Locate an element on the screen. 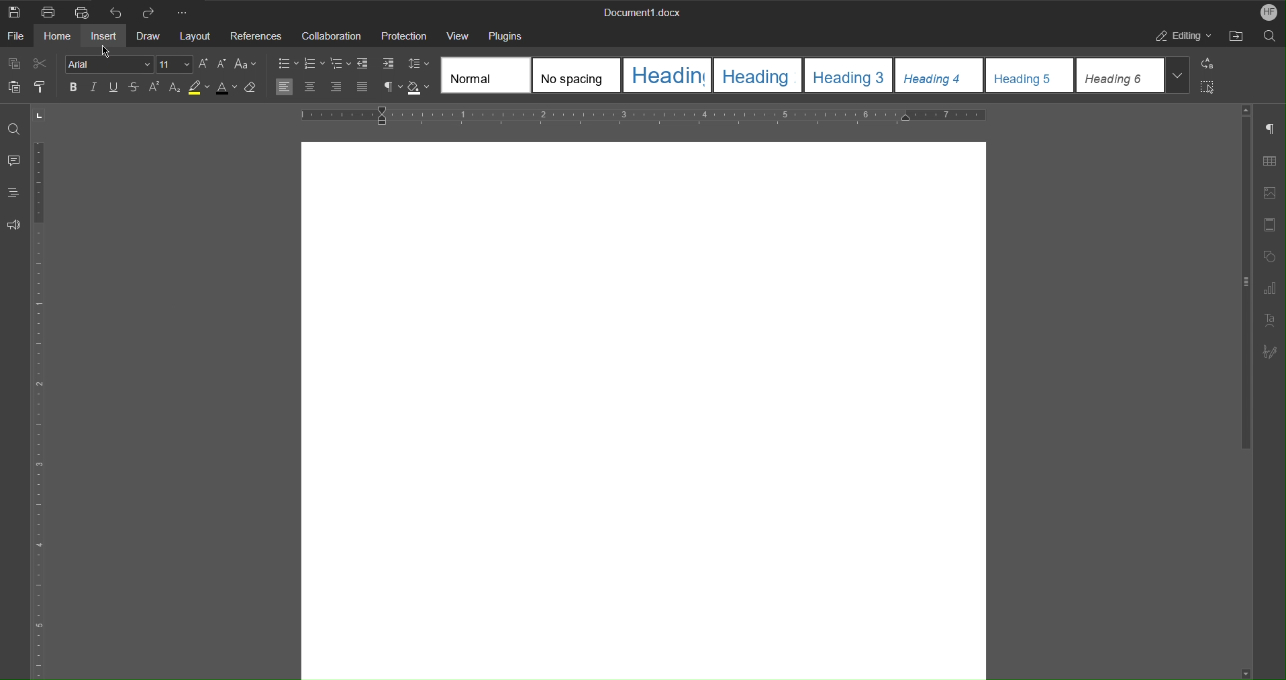  Font is located at coordinates (109, 64).